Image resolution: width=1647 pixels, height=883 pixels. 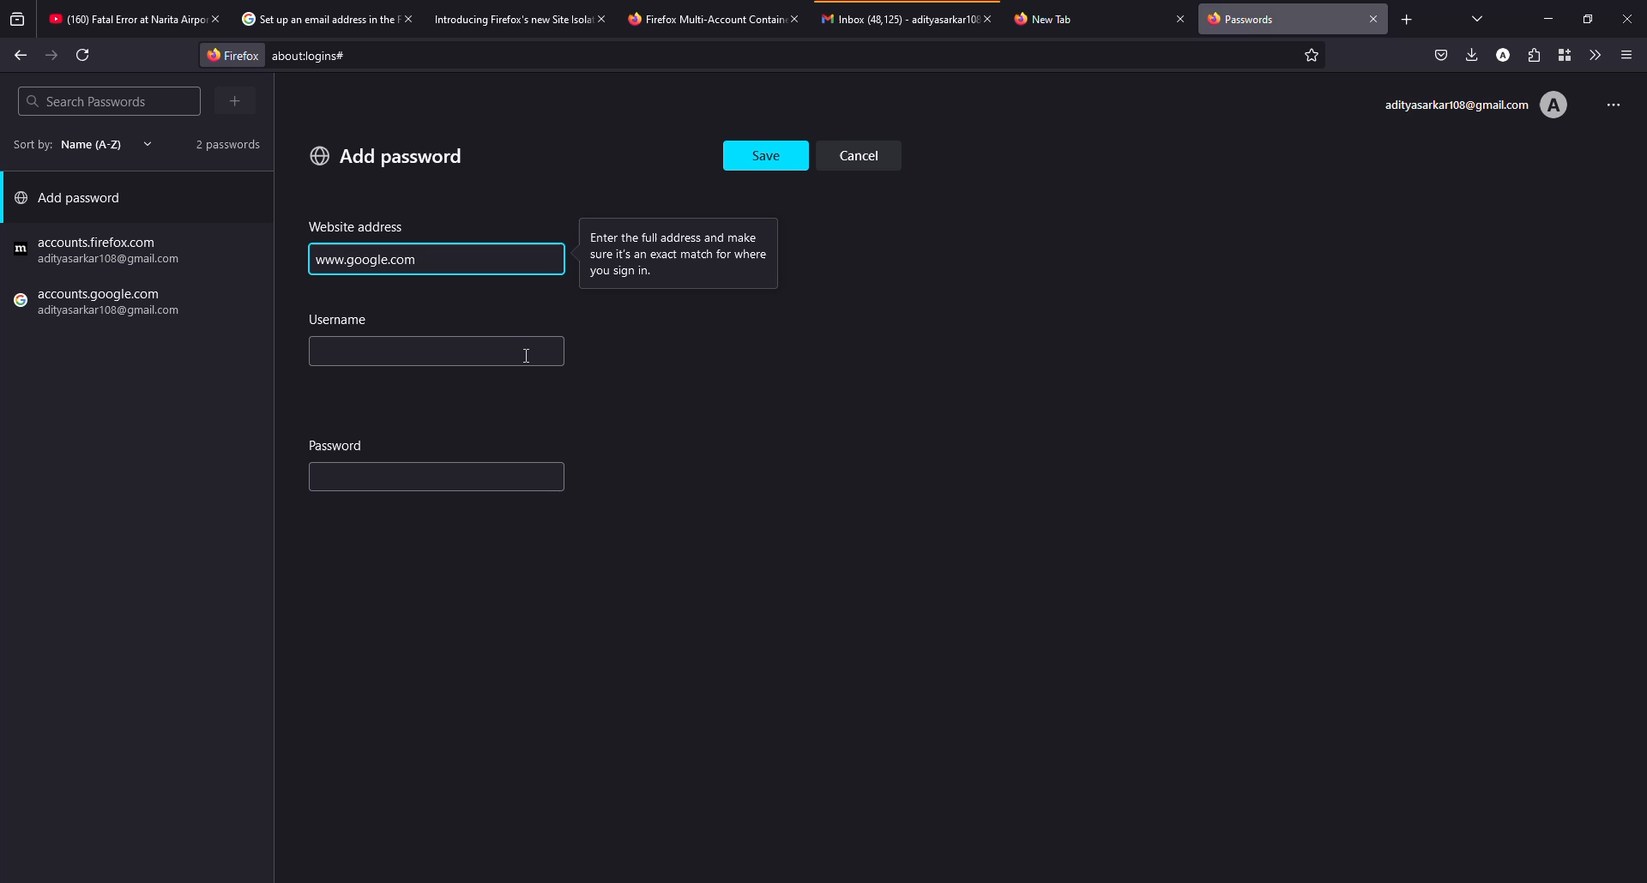 I want to click on close, so click(x=993, y=18).